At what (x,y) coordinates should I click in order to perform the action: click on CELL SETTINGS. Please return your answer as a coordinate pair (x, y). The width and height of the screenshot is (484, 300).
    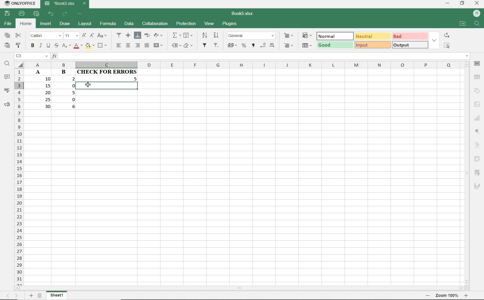
    Looking at the image, I should click on (477, 64).